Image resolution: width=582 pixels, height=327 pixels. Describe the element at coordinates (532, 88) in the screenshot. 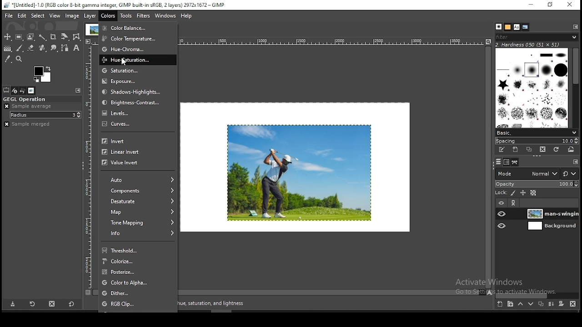

I see `brushes` at that location.